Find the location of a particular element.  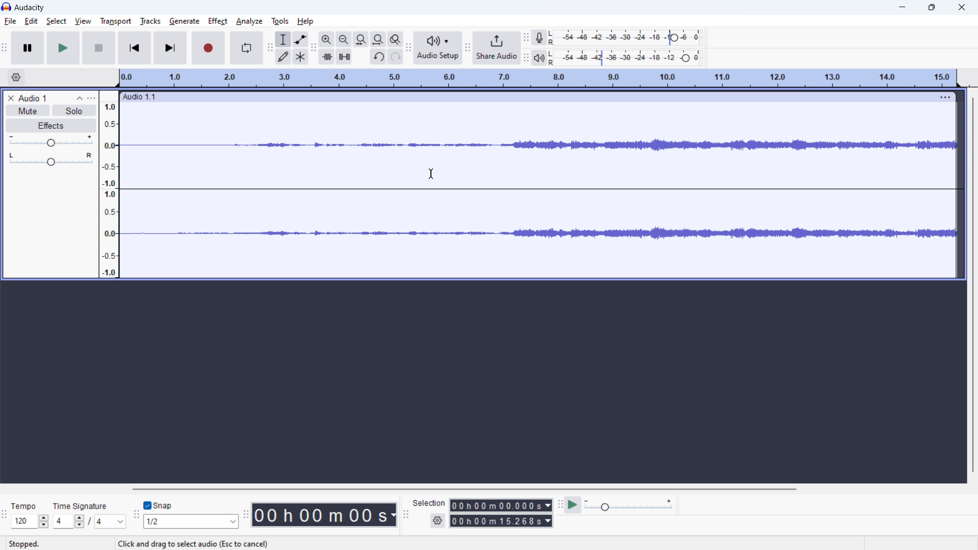

00h00m00.000s (start time) is located at coordinates (501, 504).